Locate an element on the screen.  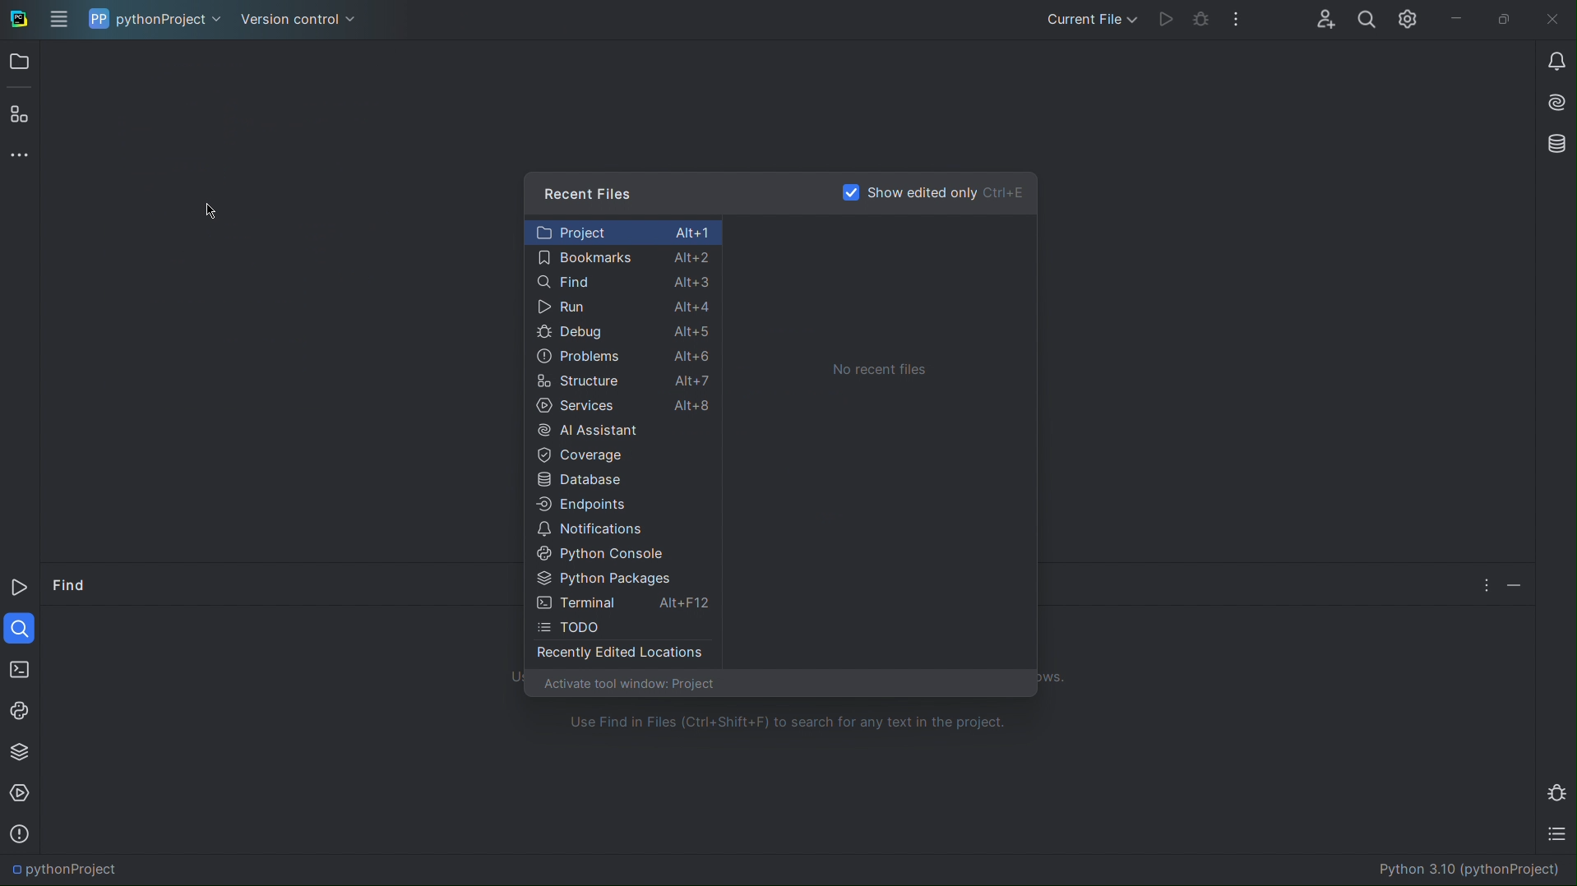
Databases is located at coordinates (1553, 145).